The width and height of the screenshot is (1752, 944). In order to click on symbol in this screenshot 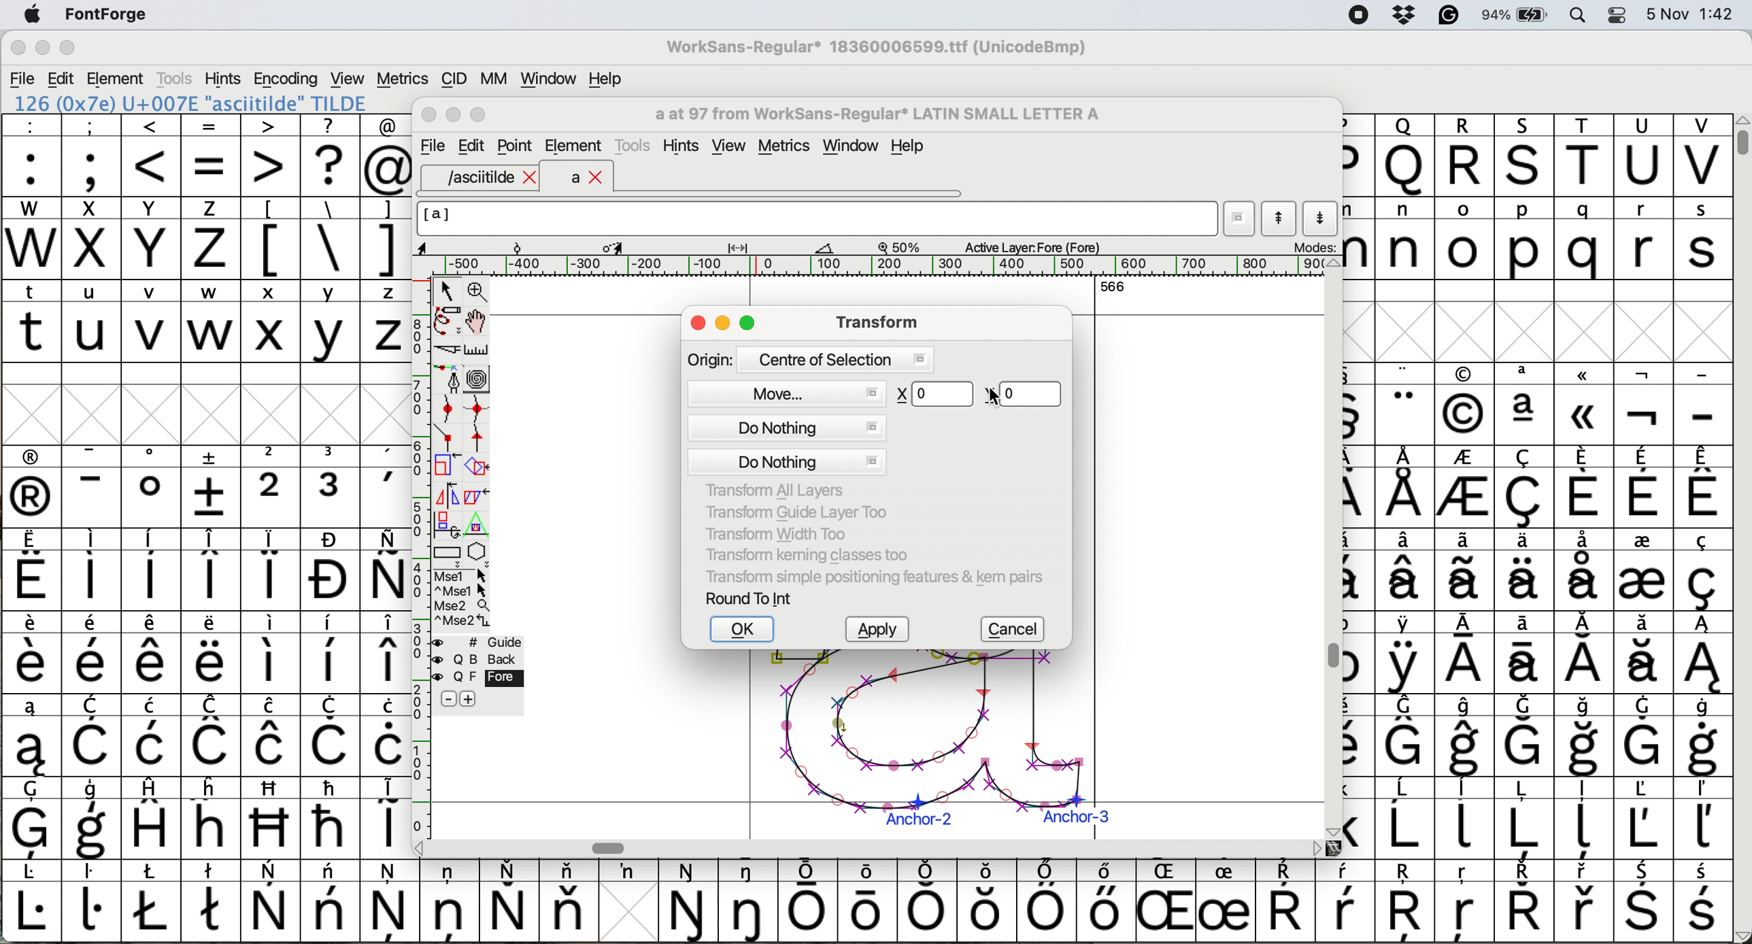, I will do `click(1585, 902)`.